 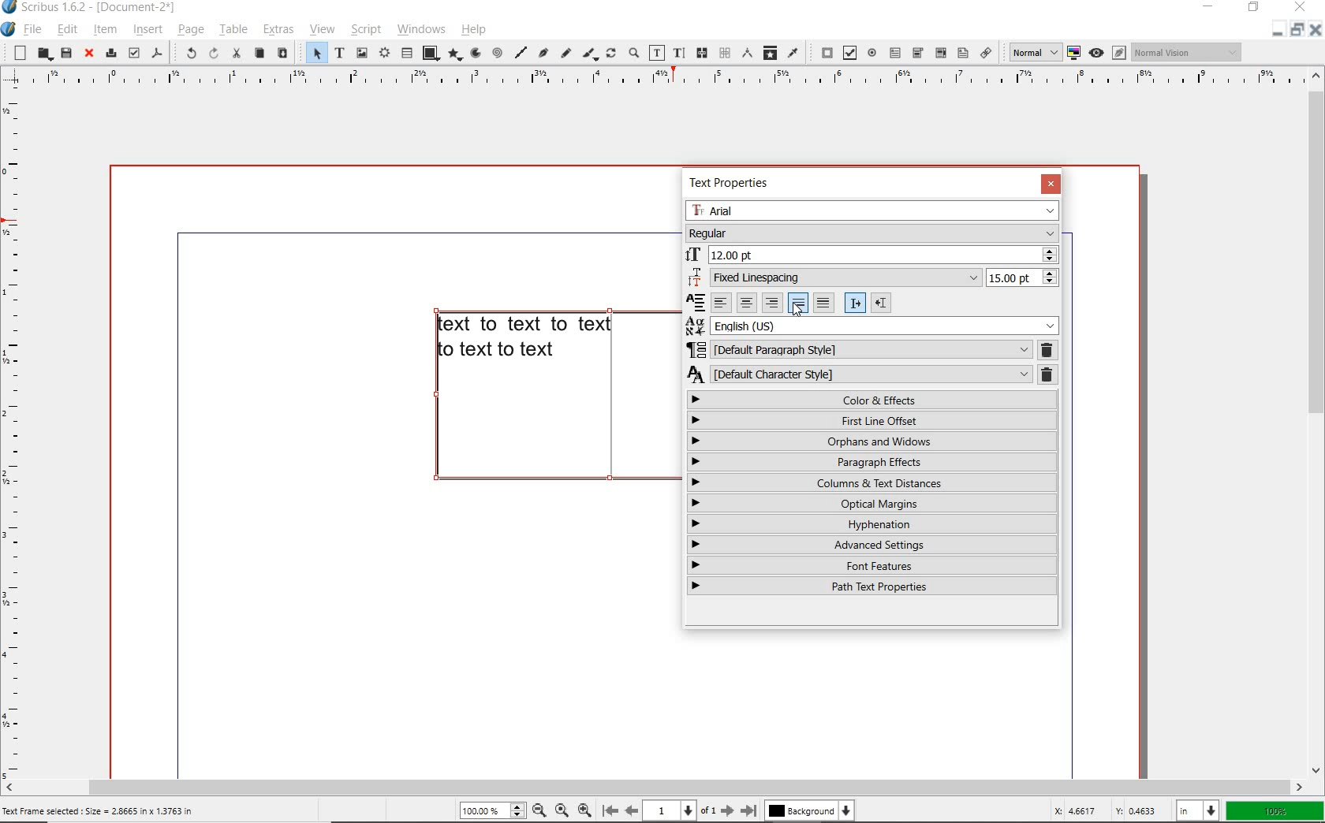 What do you see at coordinates (824, 303) in the screenshot?
I see `justified center` at bounding box center [824, 303].